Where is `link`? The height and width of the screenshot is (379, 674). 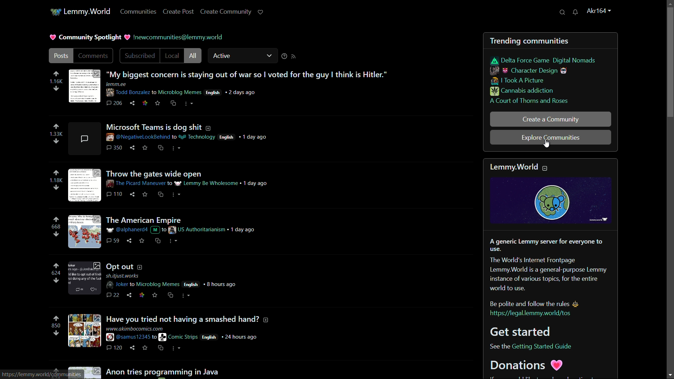
link is located at coordinates (545, 347).